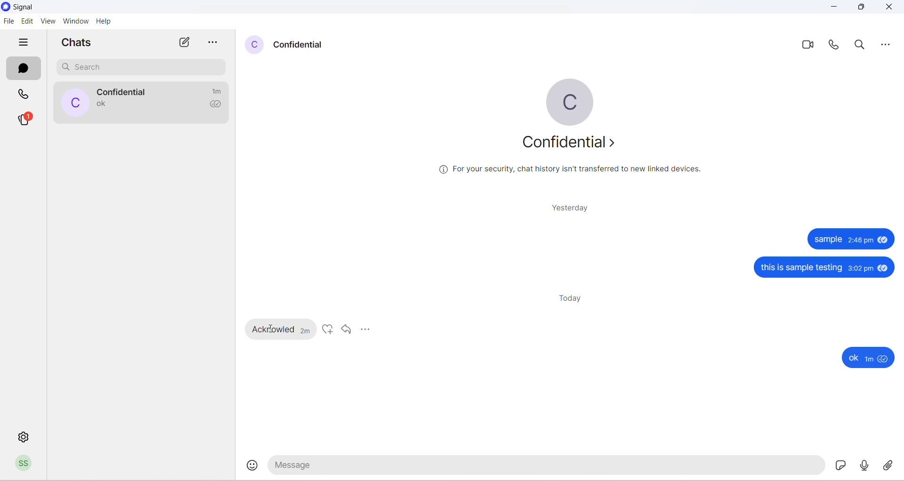  What do you see at coordinates (570, 100) in the screenshot?
I see `profile picture` at bounding box center [570, 100].